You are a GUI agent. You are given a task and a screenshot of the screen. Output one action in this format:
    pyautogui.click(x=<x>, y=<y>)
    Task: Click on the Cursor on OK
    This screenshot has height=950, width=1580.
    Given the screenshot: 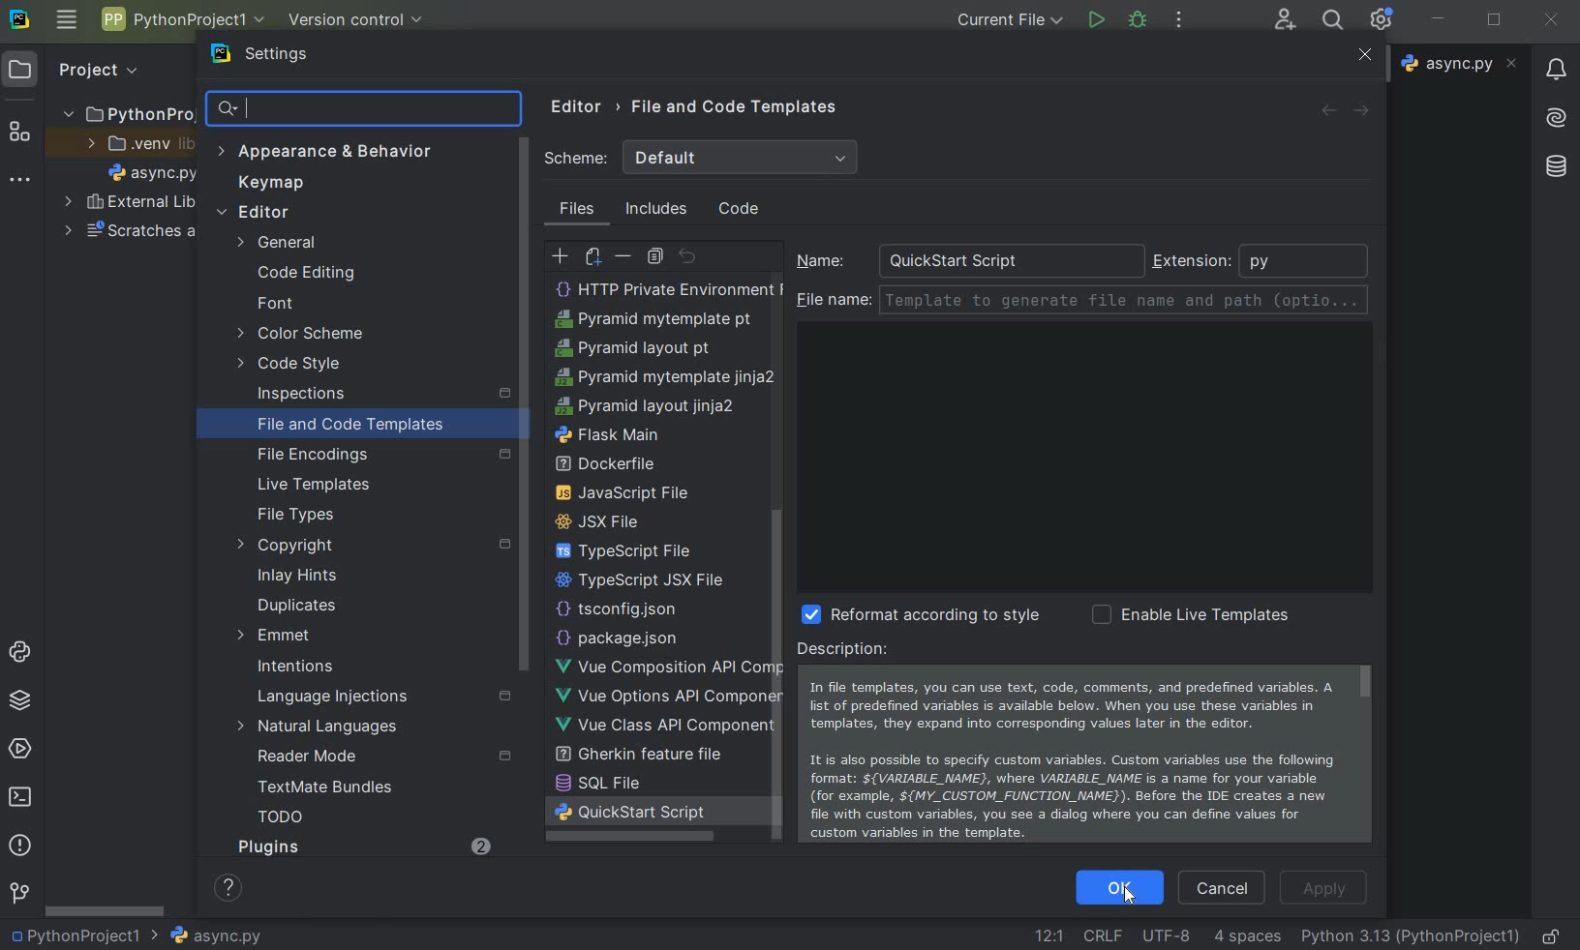 What is the action you would take?
    pyautogui.click(x=1138, y=889)
    